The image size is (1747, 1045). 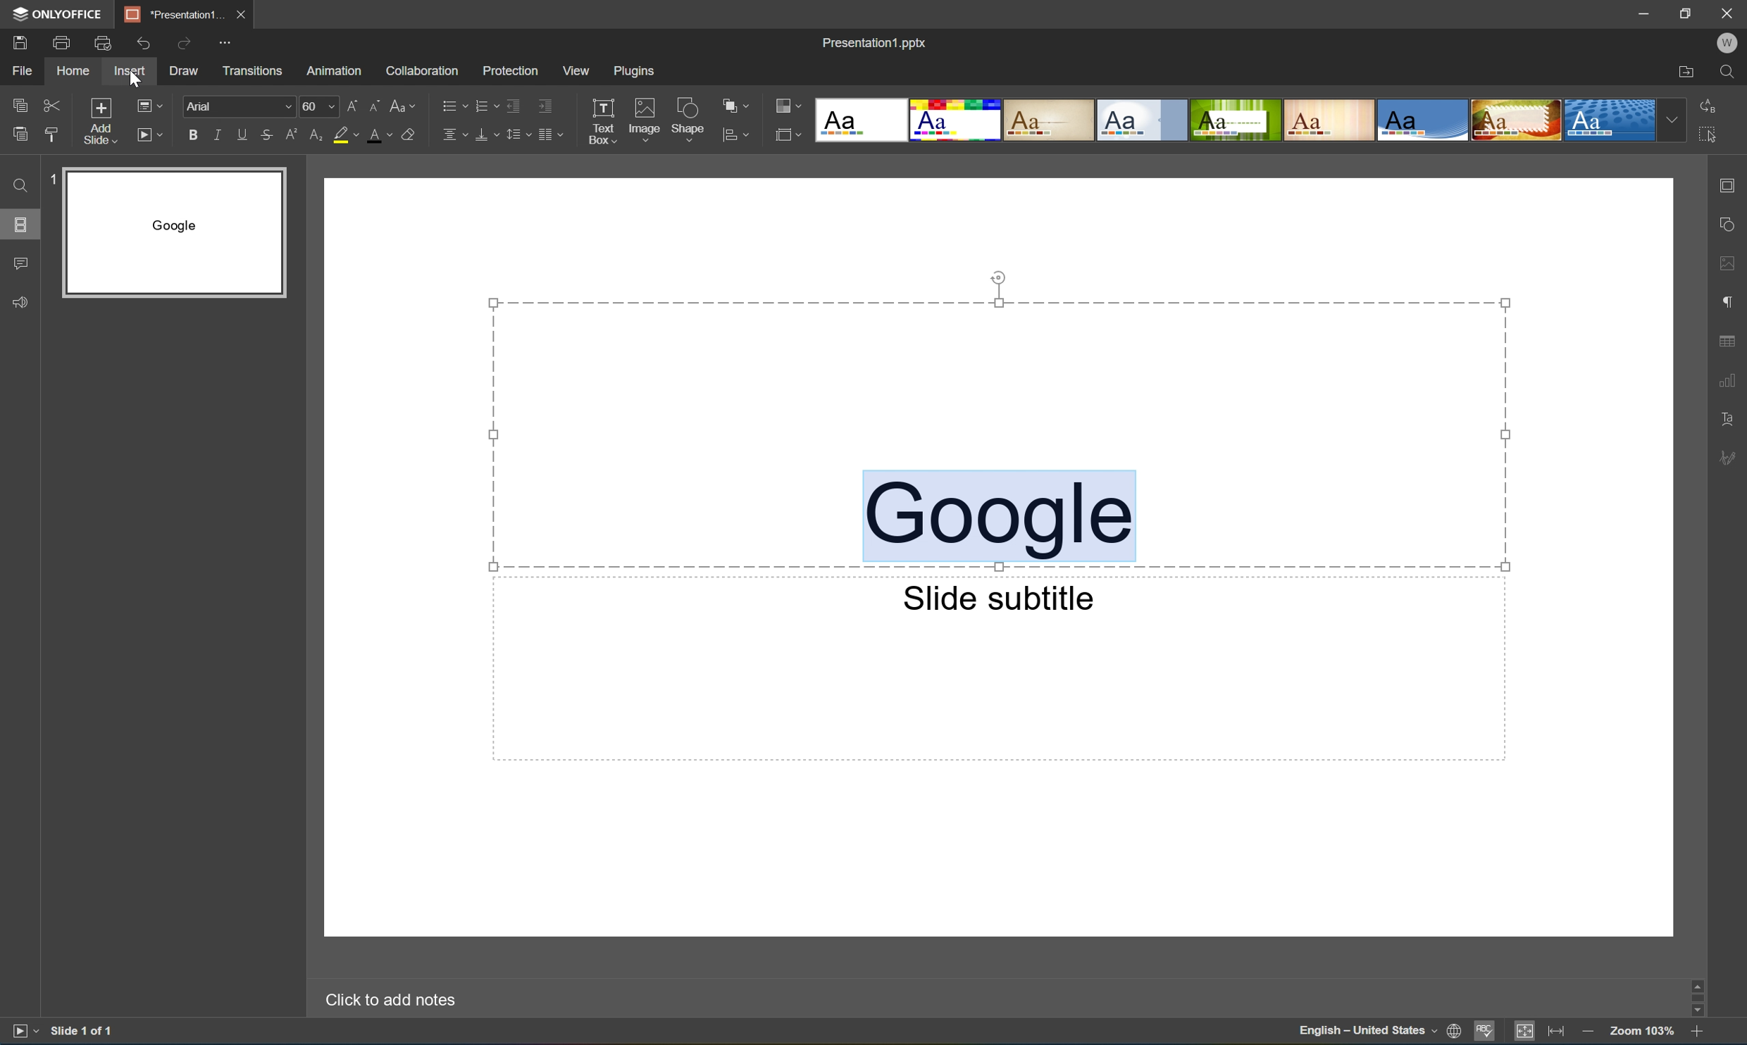 What do you see at coordinates (20, 1034) in the screenshot?
I see `Start slideshow` at bounding box center [20, 1034].